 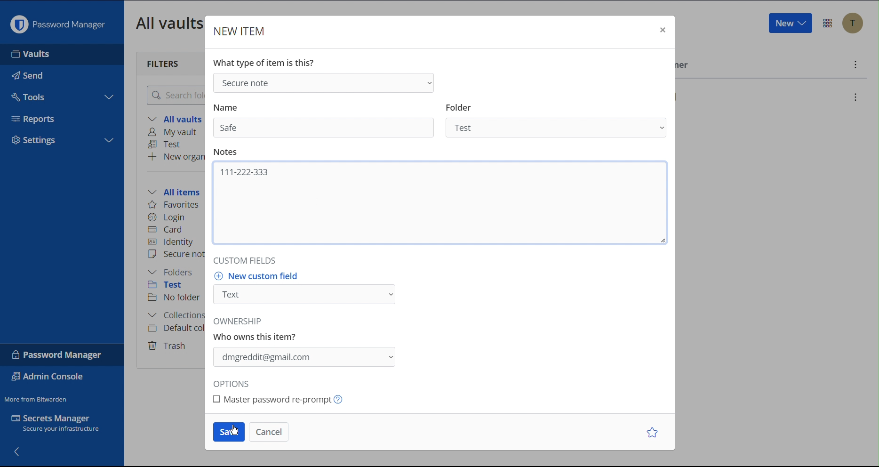 I want to click on Cursor, so click(x=326, y=178).